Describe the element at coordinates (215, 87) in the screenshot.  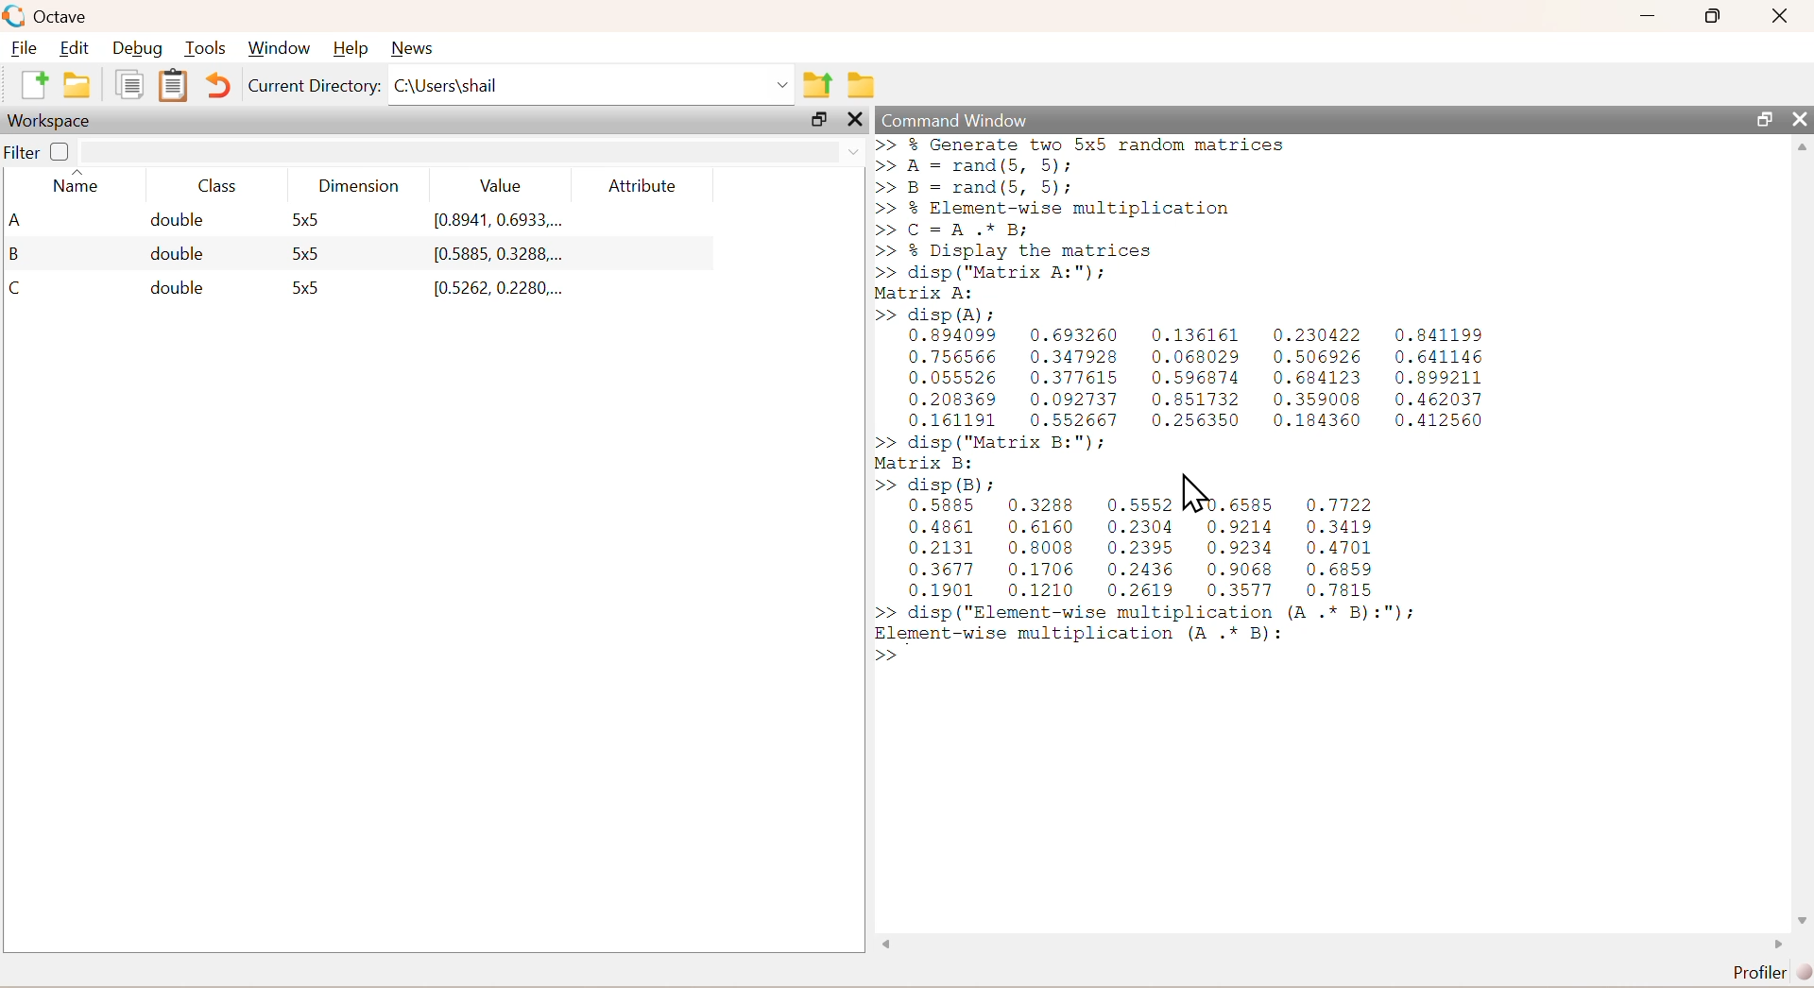
I see `Undo` at that location.